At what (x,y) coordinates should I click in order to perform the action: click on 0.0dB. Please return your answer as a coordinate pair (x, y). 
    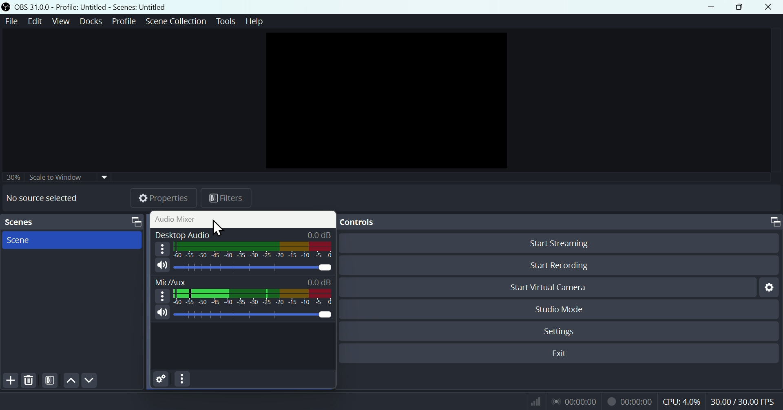
    Looking at the image, I should click on (319, 280).